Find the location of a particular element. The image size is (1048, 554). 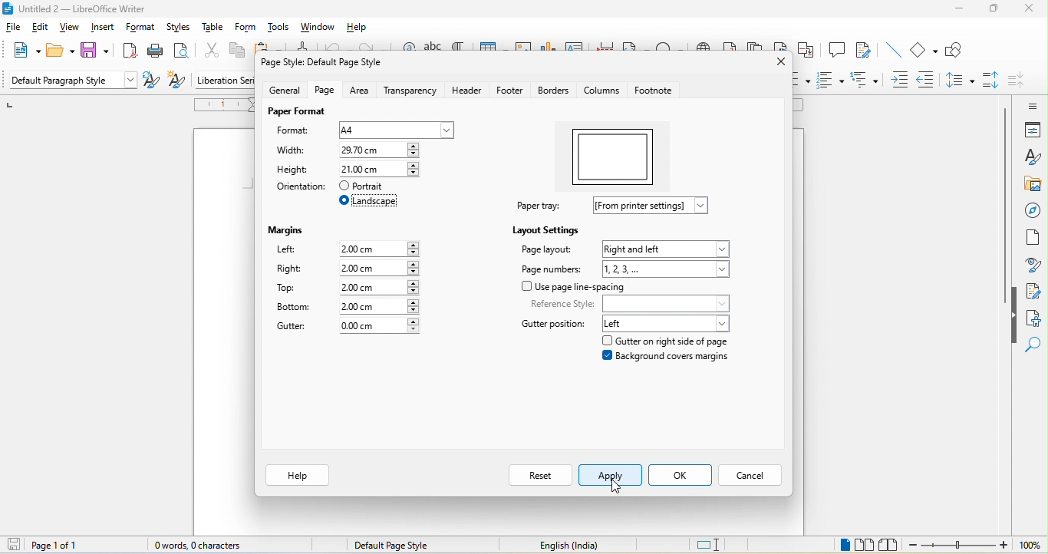

right is located at coordinates (291, 271).